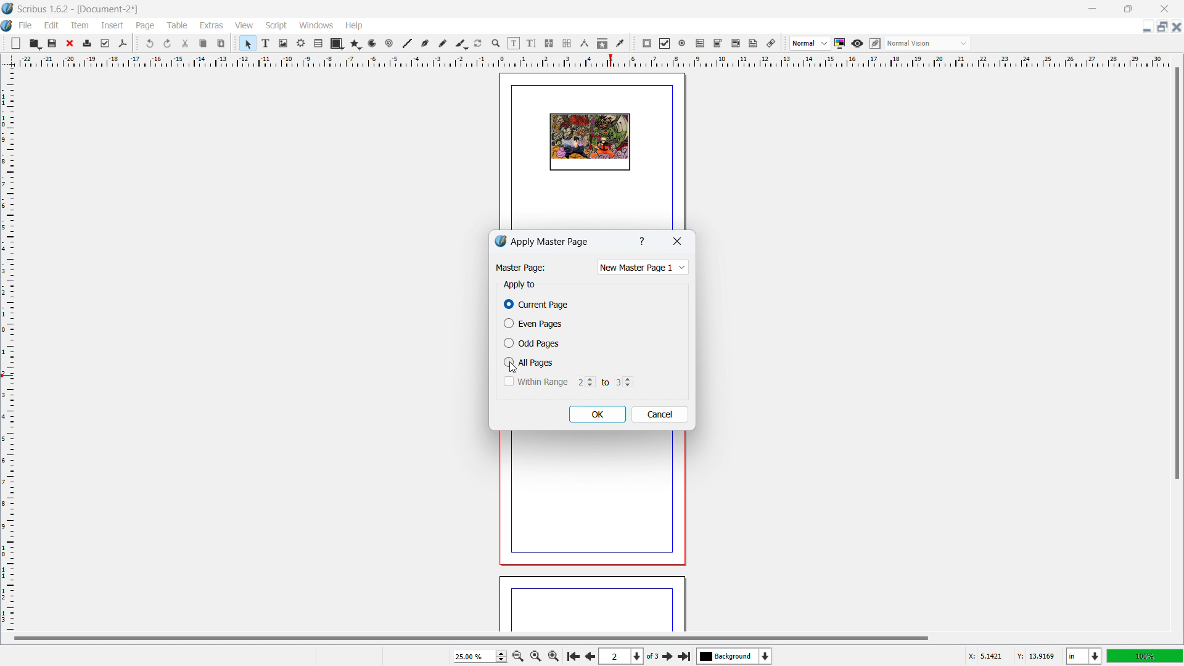 This screenshot has width=1184, height=666. I want to click on page, so click(592, 606).